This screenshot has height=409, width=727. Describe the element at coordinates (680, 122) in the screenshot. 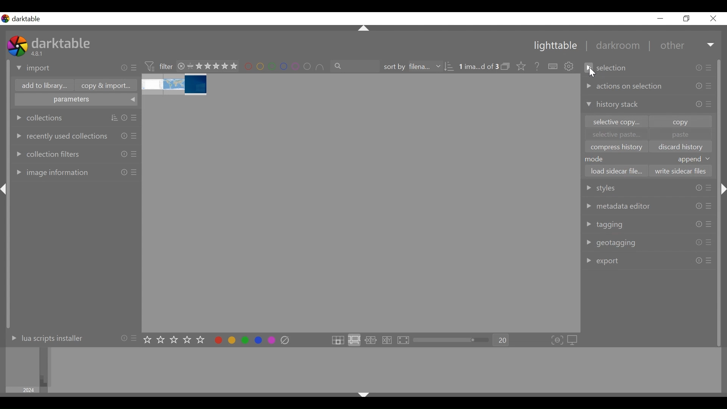

I see `copy` at that location.